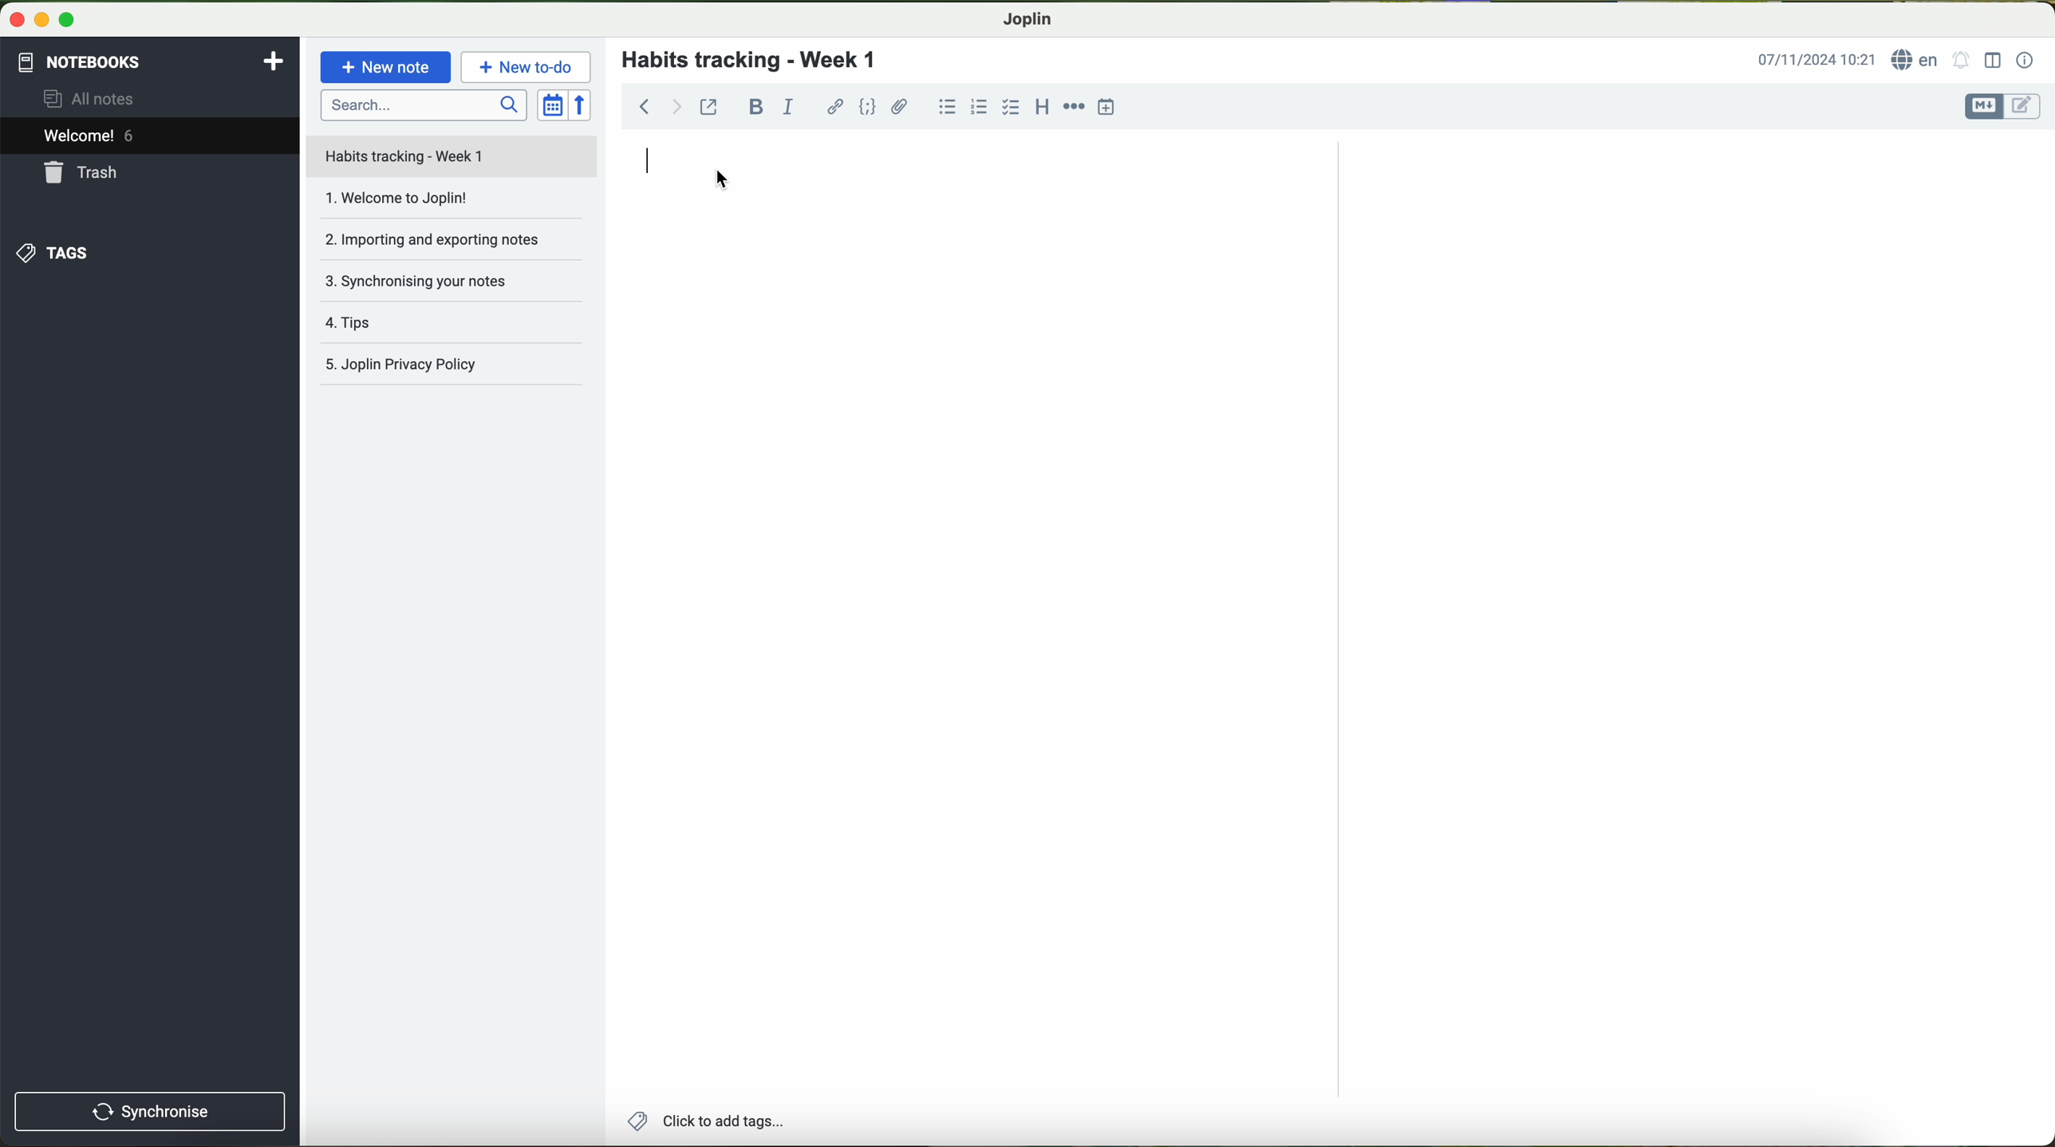 The image size is (2055, 1147). What do you see at coordinates (639, 104) in the screenshot?
I see `back` at bounding box center [639, 104].